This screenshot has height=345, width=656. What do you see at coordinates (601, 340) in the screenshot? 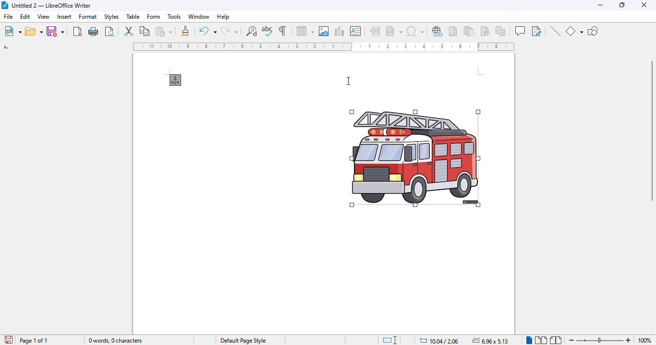
I see `zoom slider` at bounding box center [601, 340].